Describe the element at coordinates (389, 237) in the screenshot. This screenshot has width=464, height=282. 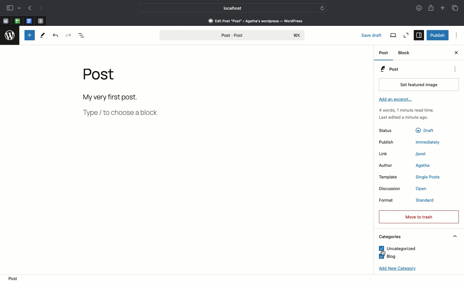
I see `Categories` at that location.